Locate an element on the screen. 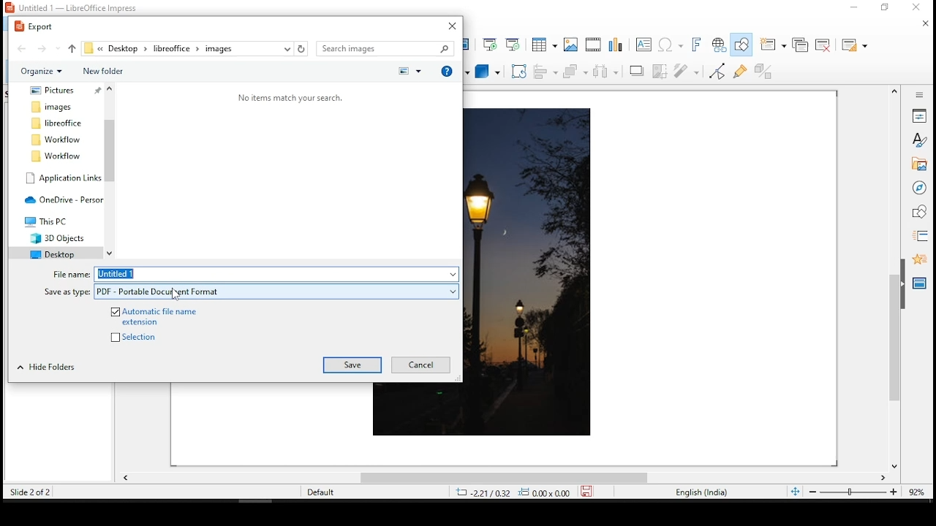 Image resolution: width=936 pixels, height=526 pixels. start from current slide is located at coordinates (514, 43).